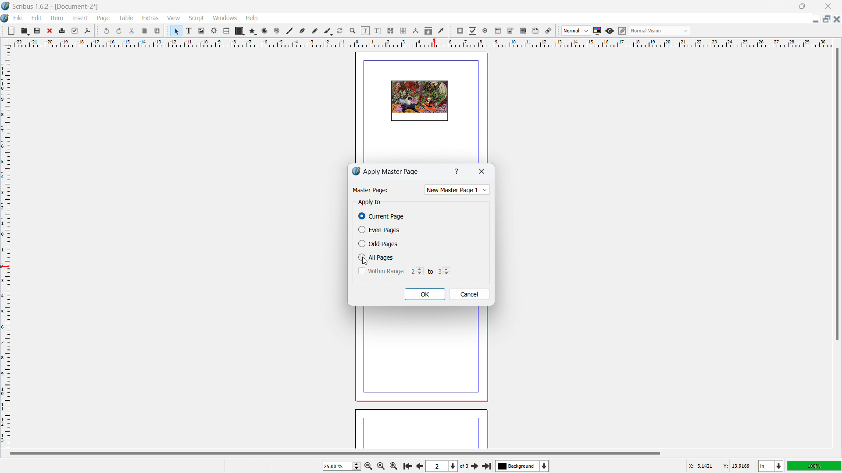 The width and height of the screenshot is (842, 473). Describe the element at coordinates (523, 31) in the screenshot. I see `pdf list box` at that location.